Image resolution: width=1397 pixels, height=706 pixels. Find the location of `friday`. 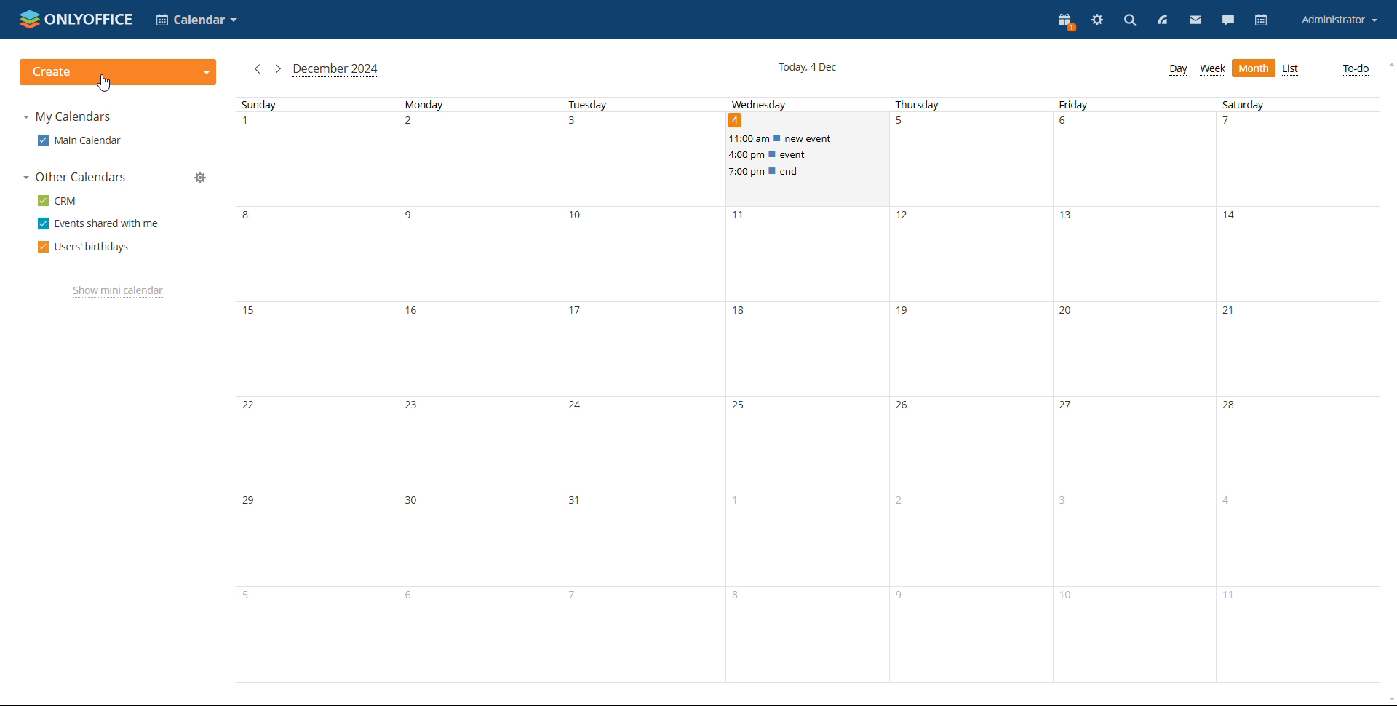

friday is located at coordinates (1137, 390).